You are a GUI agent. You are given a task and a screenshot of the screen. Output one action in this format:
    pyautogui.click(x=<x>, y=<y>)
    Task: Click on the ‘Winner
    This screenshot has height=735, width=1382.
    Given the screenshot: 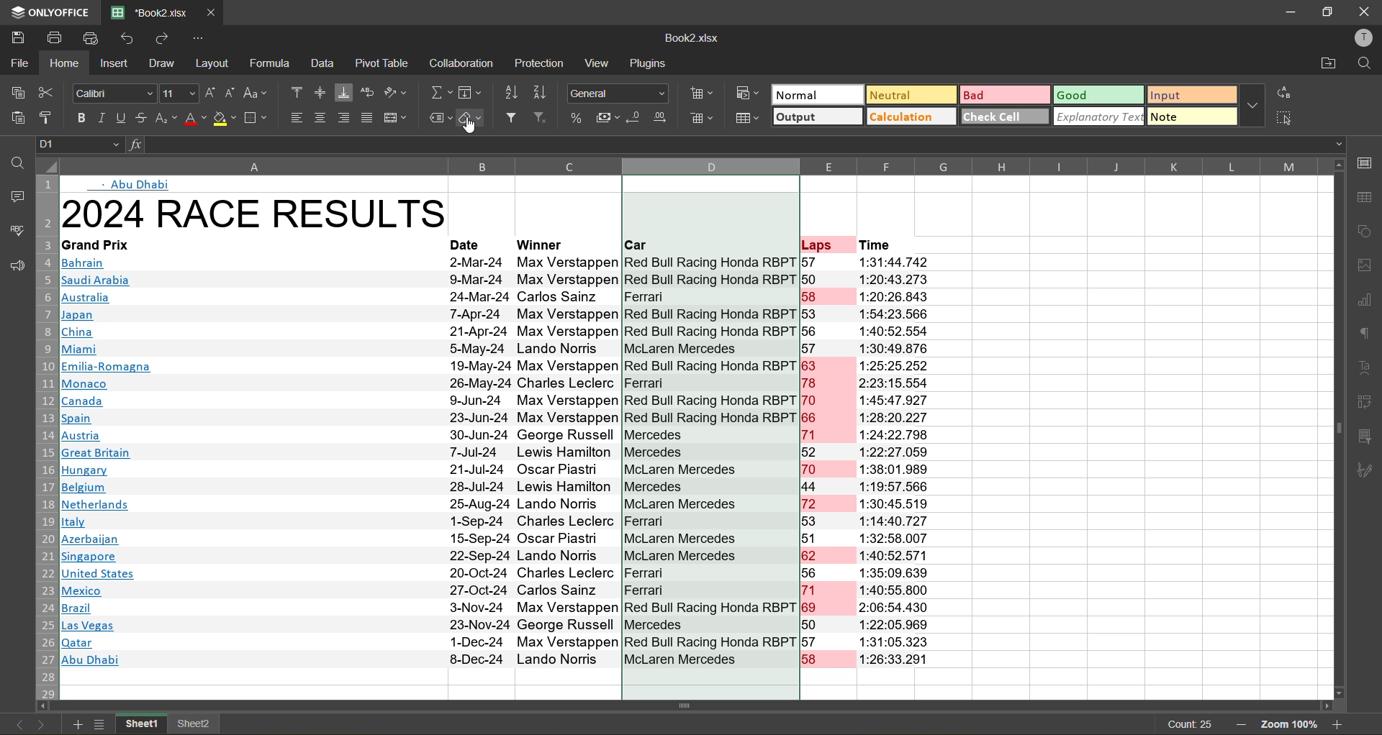 What is the action you would take?
    pyautogui.click(x=538, y=245)
    